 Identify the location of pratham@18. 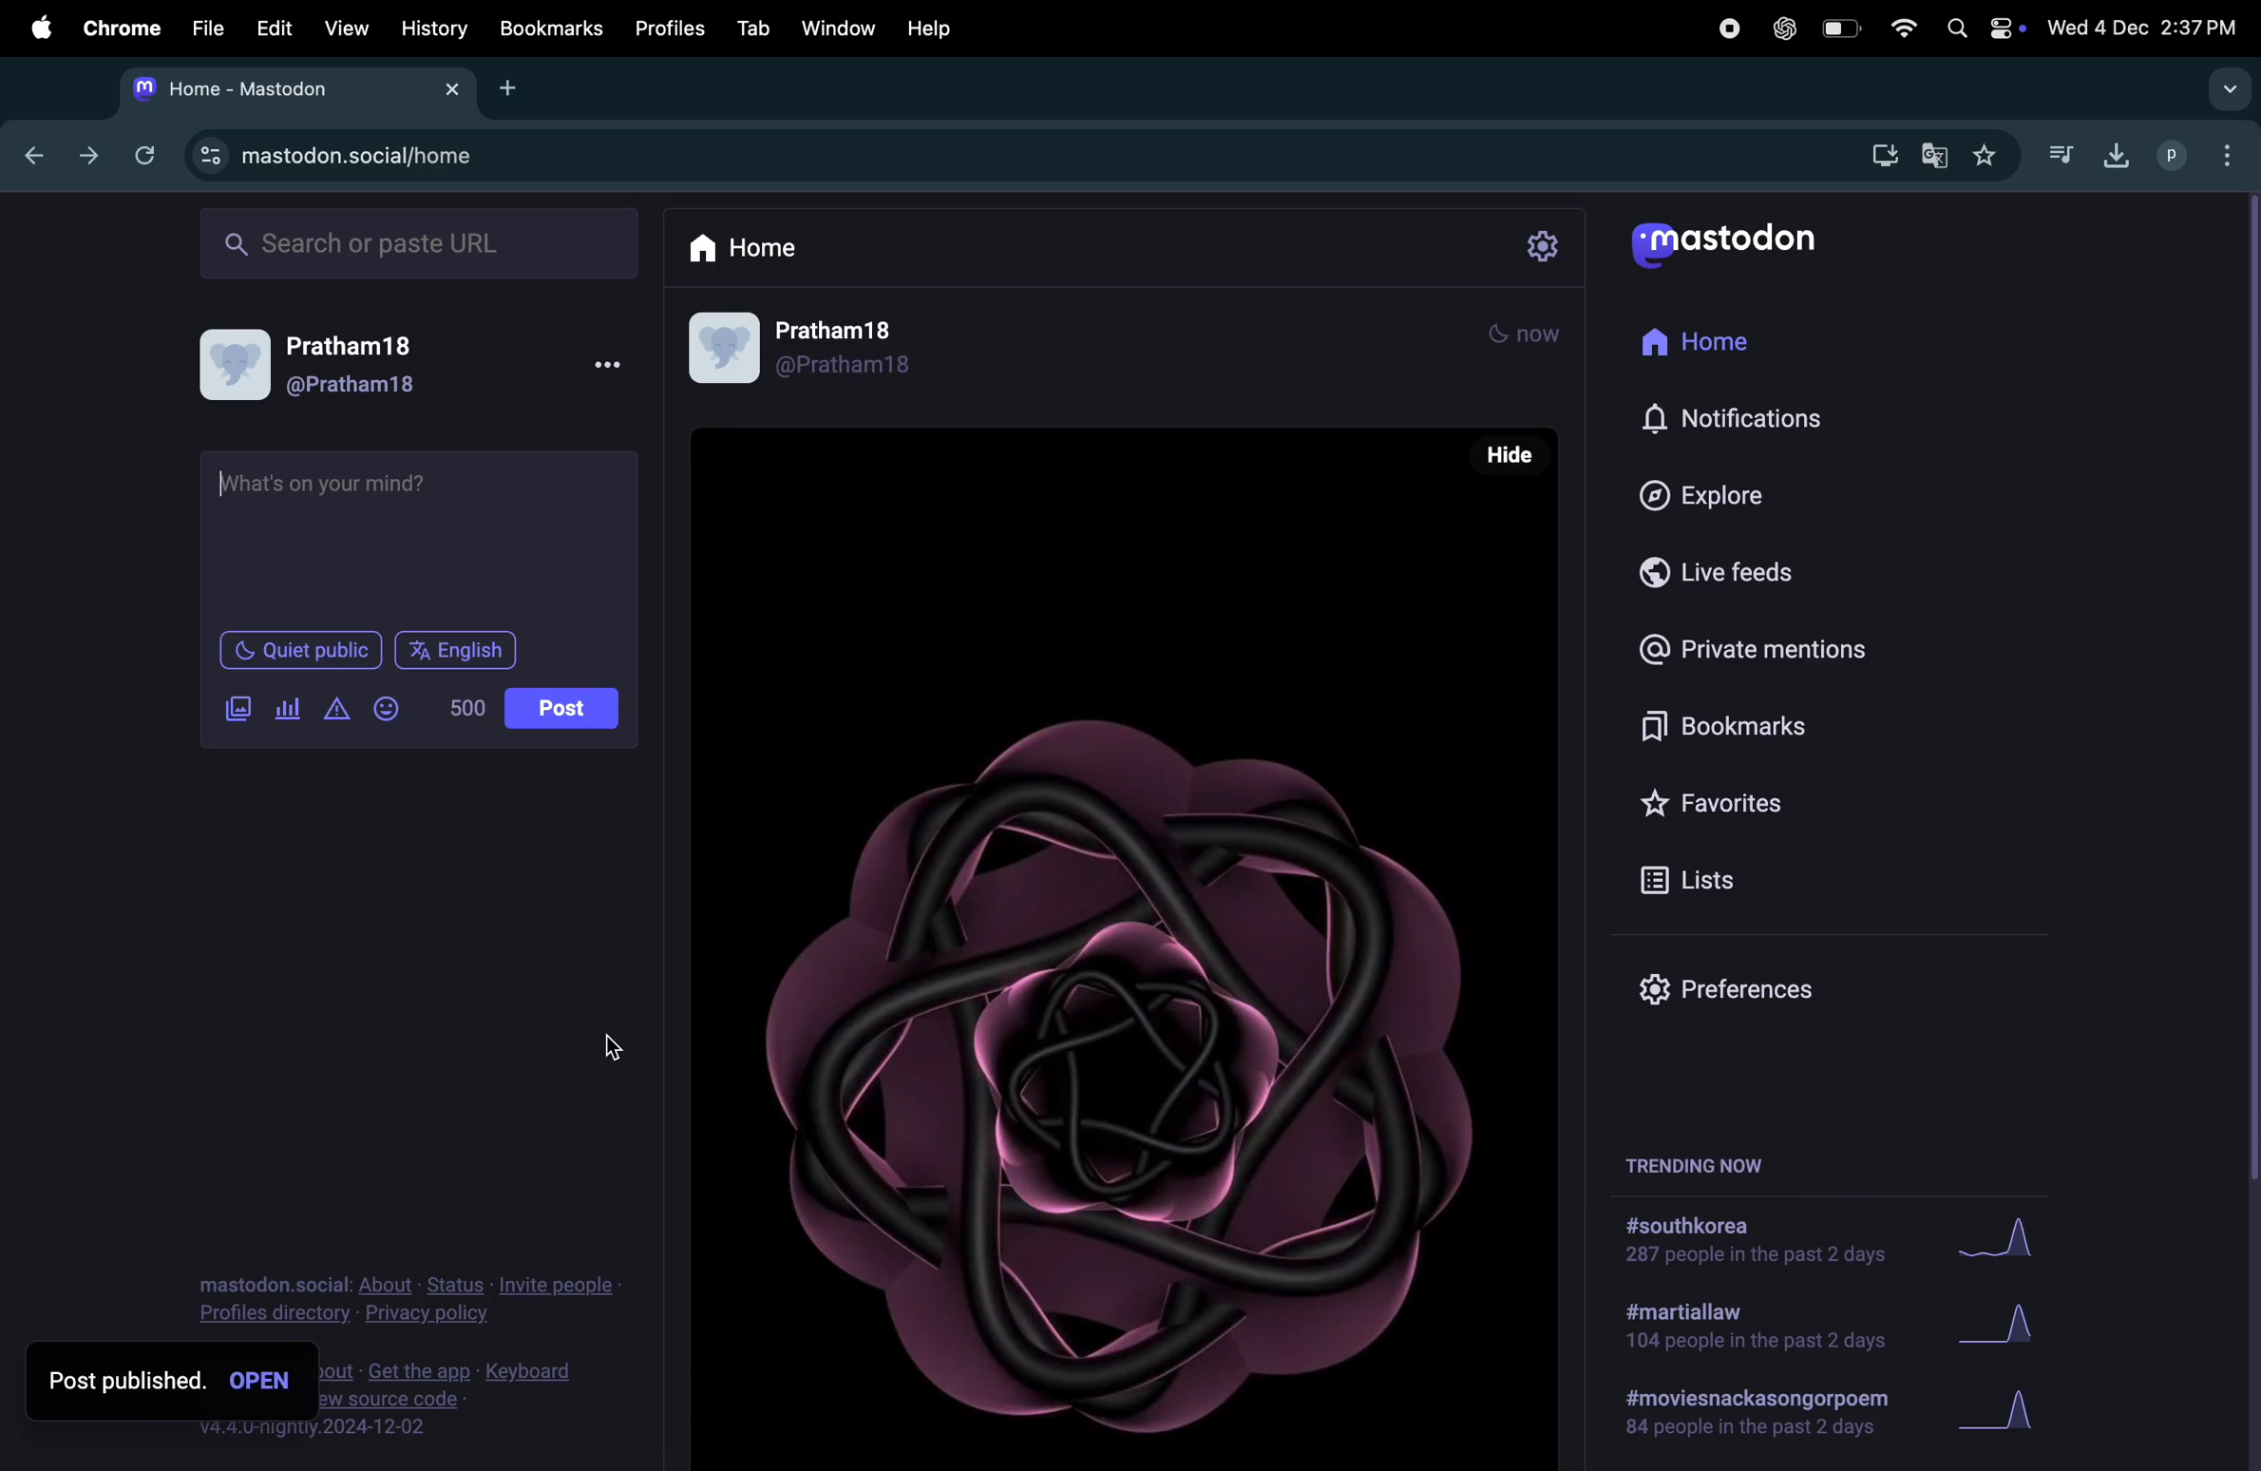
(327, 371).